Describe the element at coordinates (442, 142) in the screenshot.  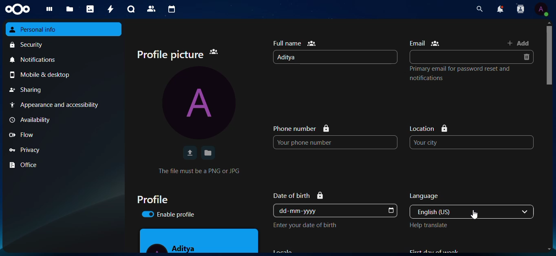
I see `city` at that location.